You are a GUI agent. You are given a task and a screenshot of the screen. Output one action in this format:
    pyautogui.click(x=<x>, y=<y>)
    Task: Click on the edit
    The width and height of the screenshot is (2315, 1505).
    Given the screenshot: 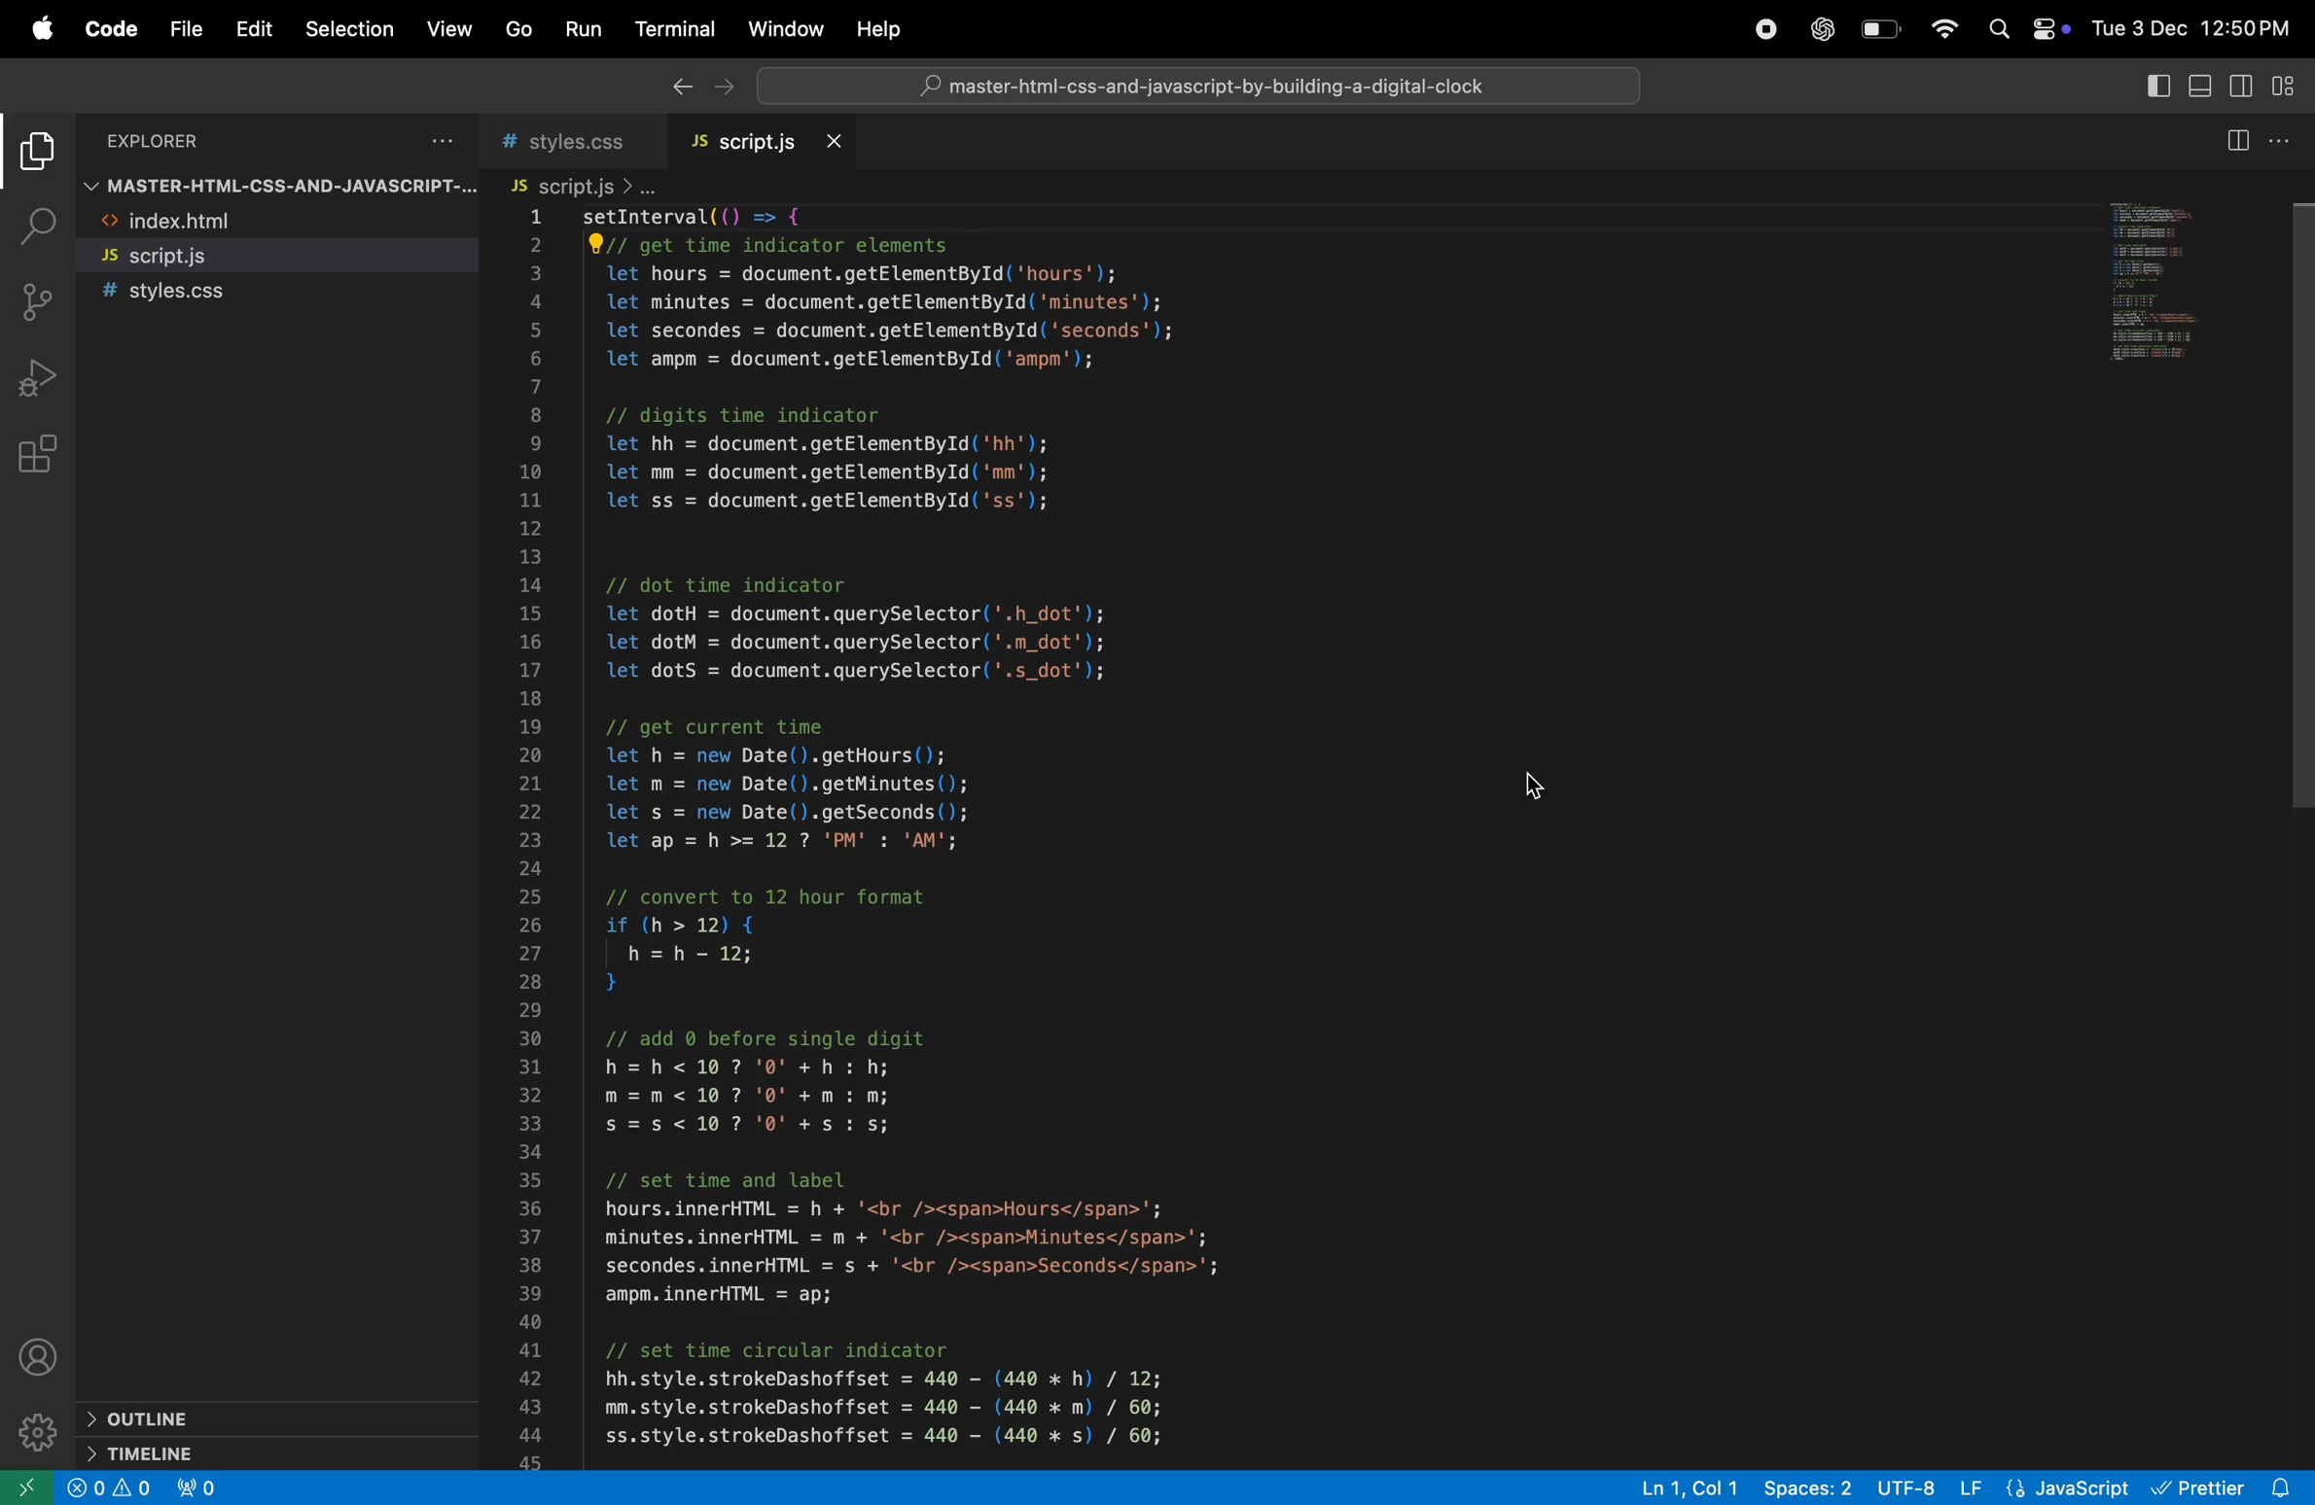 What is the action you would take?
    pyautogui.click(x=254, y=30)
    